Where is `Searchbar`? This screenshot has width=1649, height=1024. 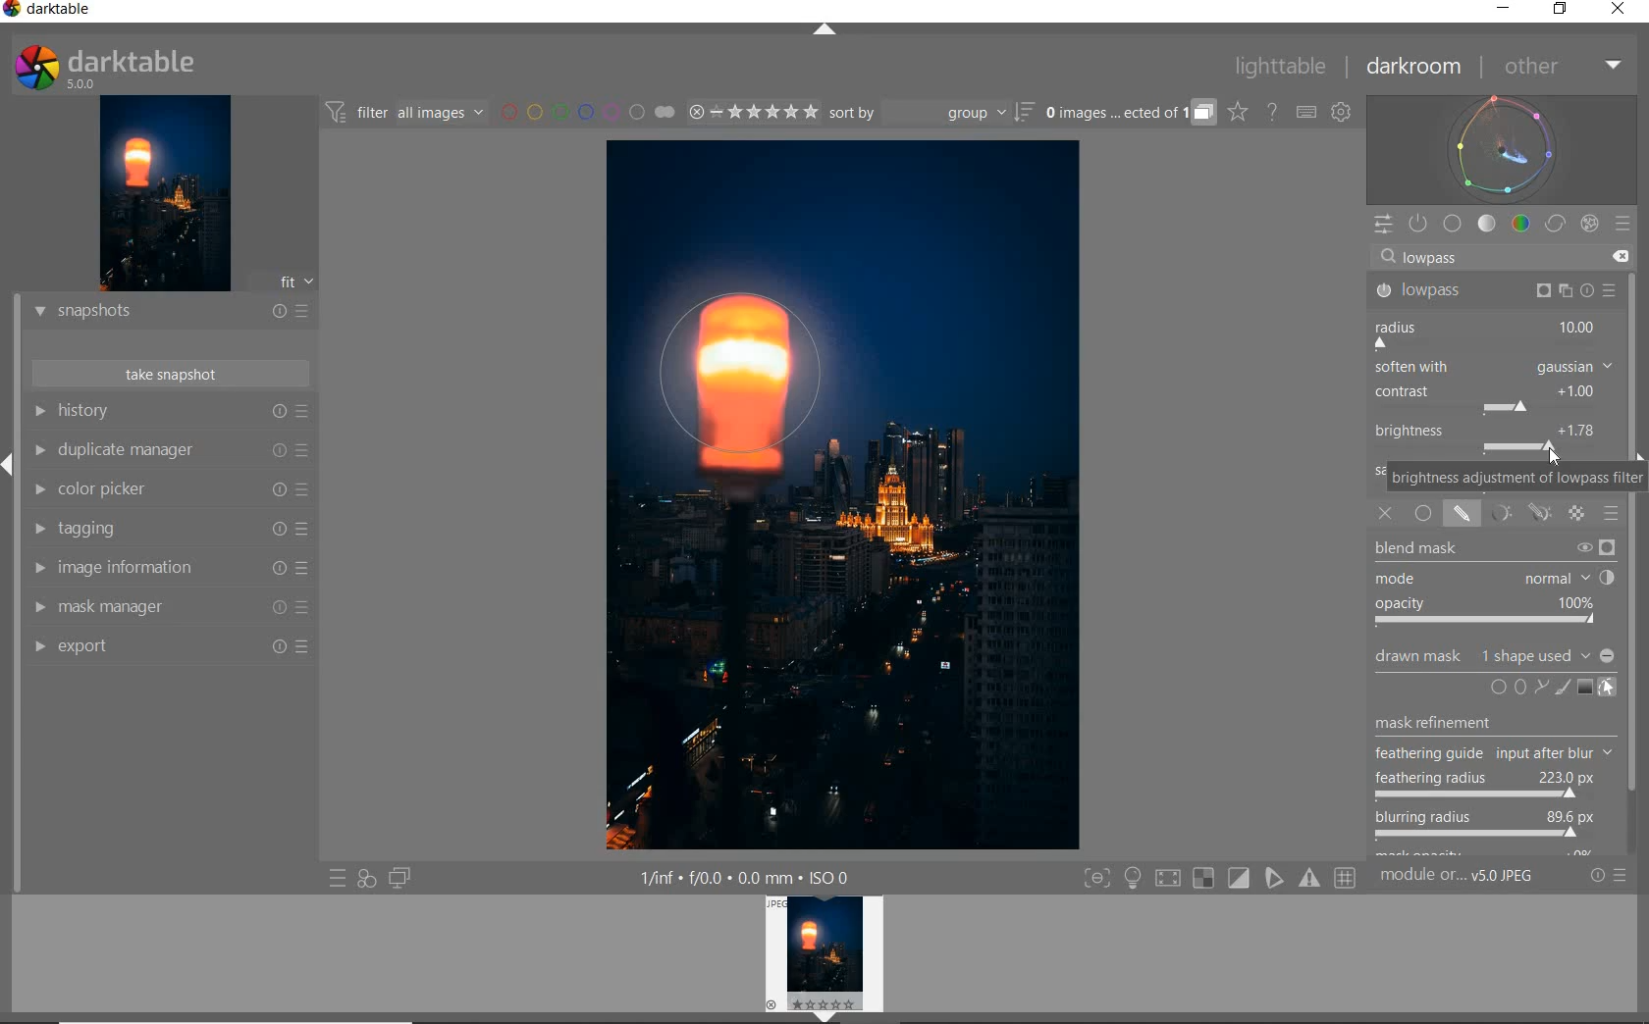
Searchbar is located at coordinates (1486, 256).